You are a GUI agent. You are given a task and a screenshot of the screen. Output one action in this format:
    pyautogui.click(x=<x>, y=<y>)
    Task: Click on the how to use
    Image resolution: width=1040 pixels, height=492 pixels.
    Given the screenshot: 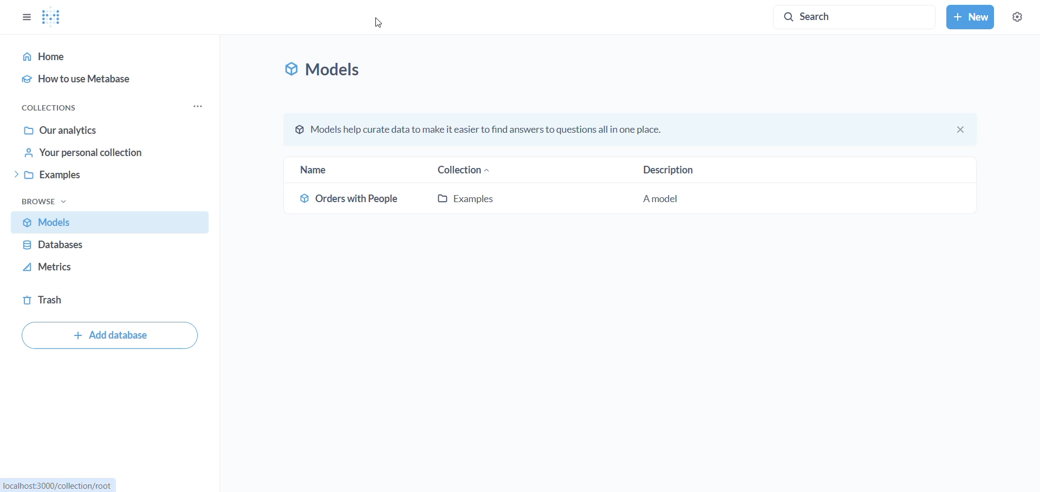 What is the action you would take?
    pyautogui.click(x=108, y=80)
    